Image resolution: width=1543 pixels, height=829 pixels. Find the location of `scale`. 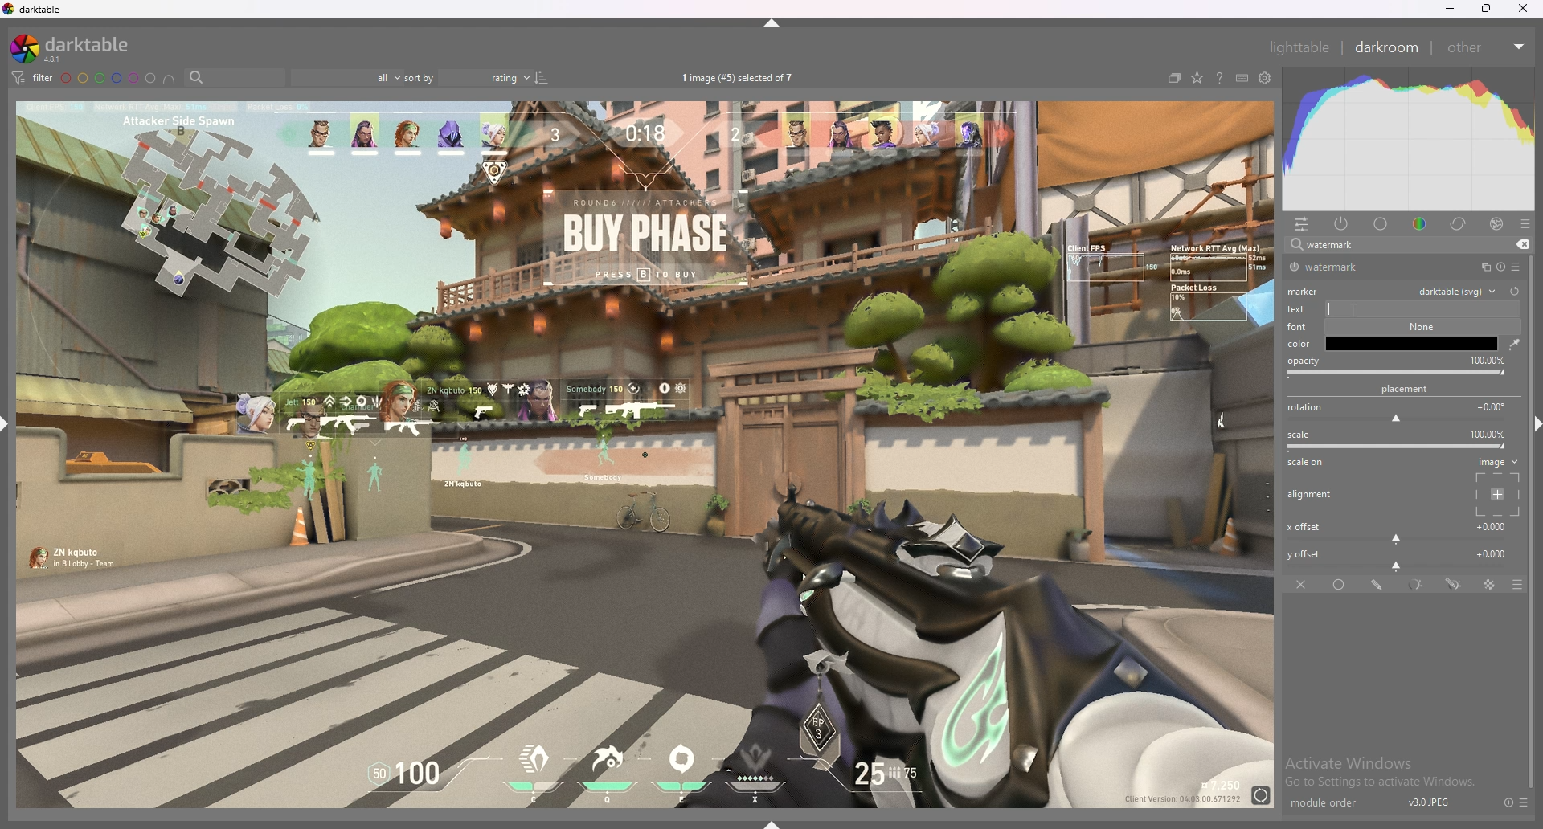

scale is located at coordinates (1400, 440).